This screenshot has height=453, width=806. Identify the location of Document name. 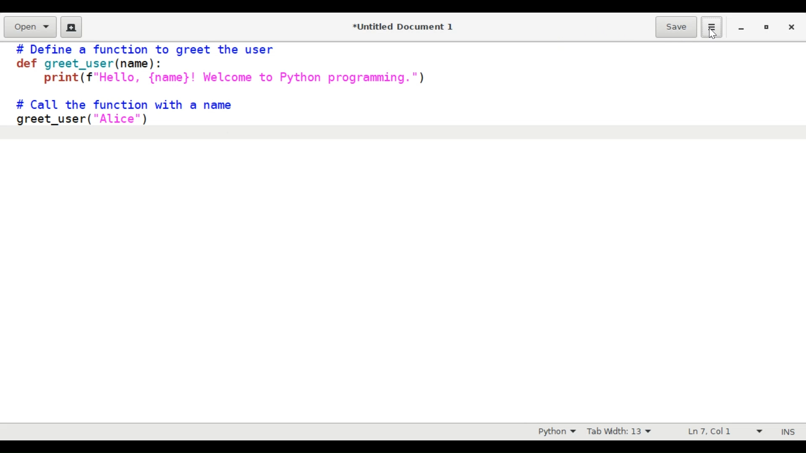
(405, 27).